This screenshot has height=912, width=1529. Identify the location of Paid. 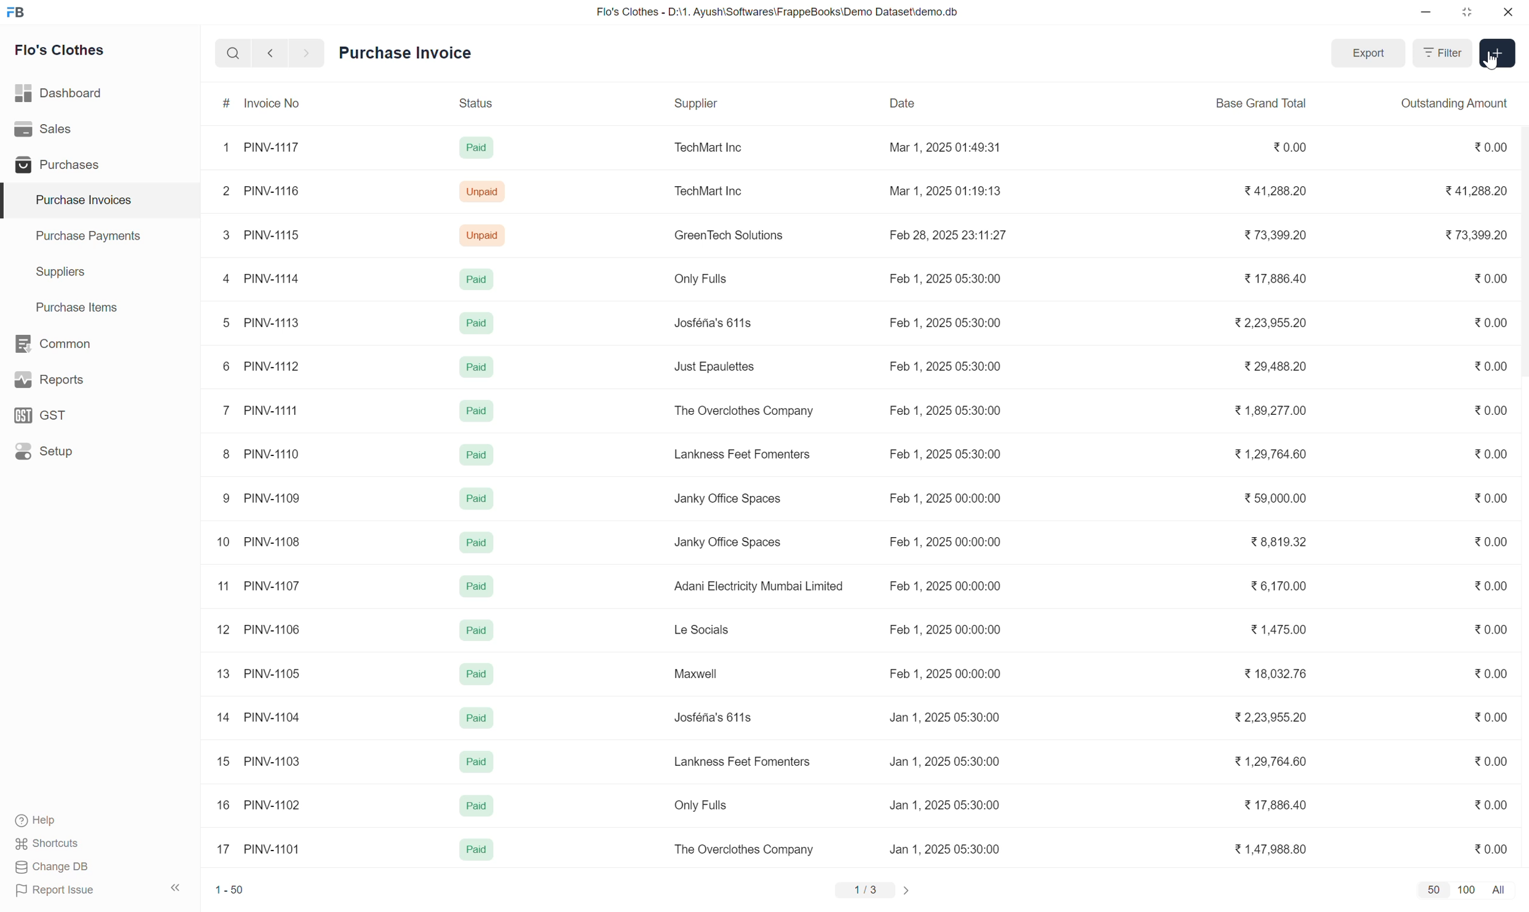
(477, 454).